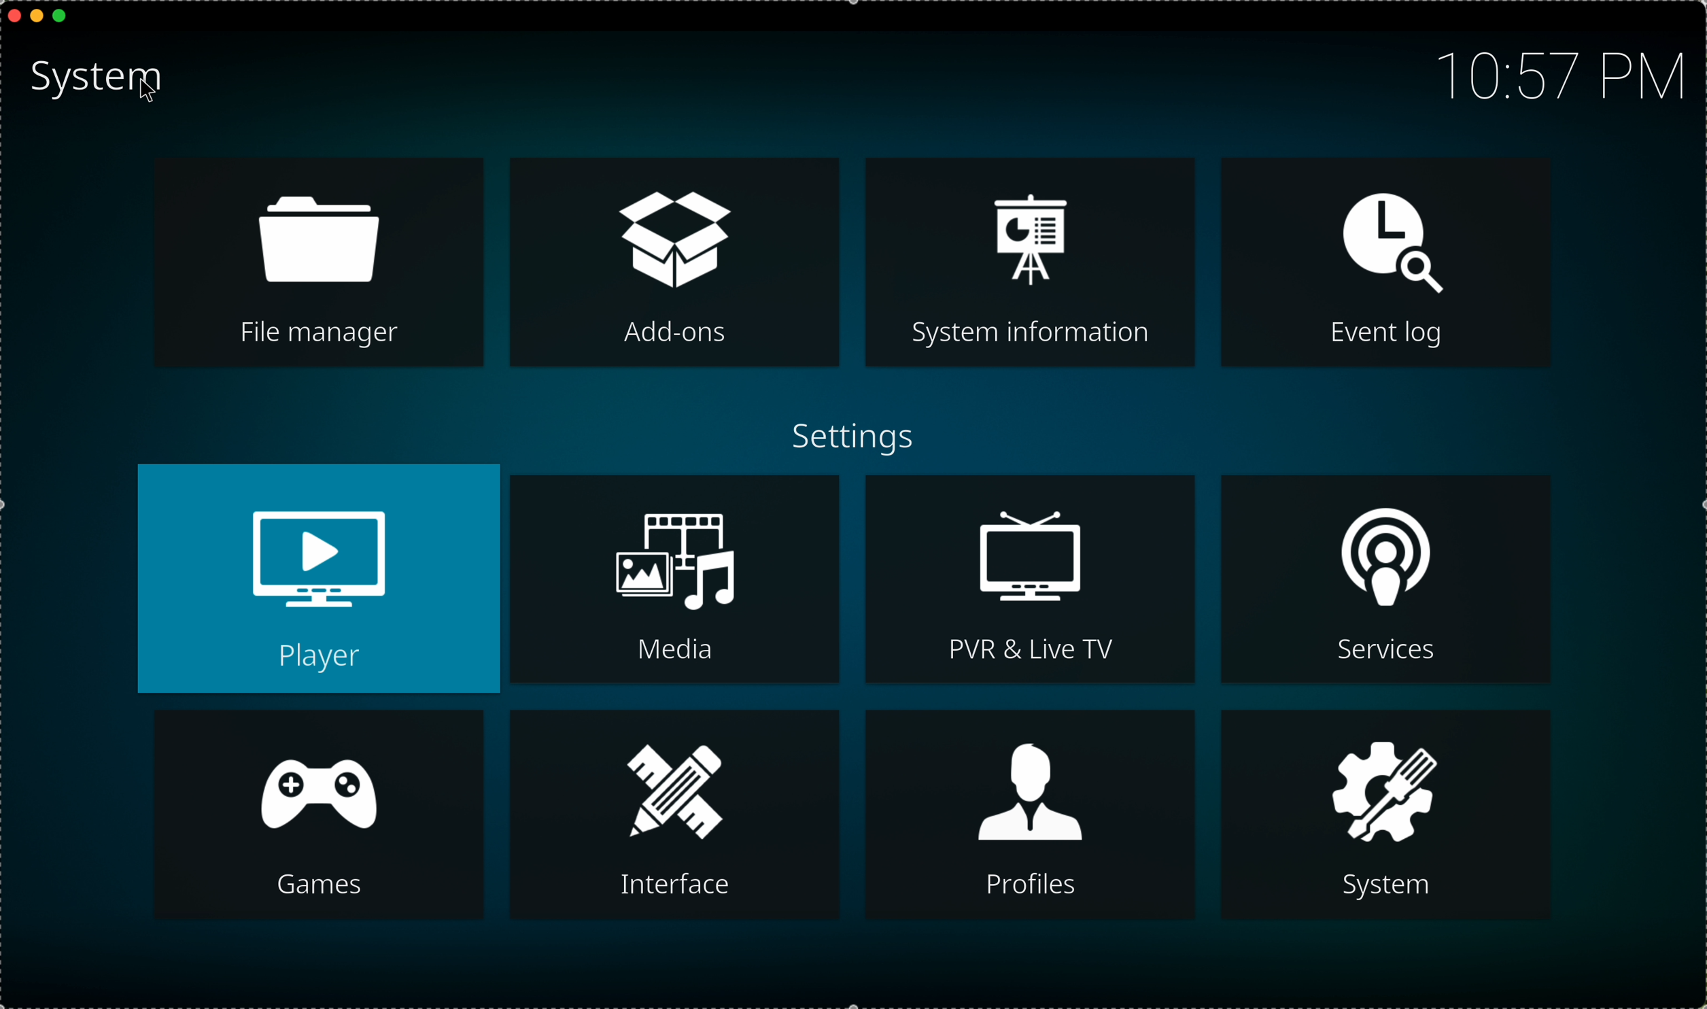  Describe the element at coordinates (677, 579) in the screenshot. I see `media` at that location.